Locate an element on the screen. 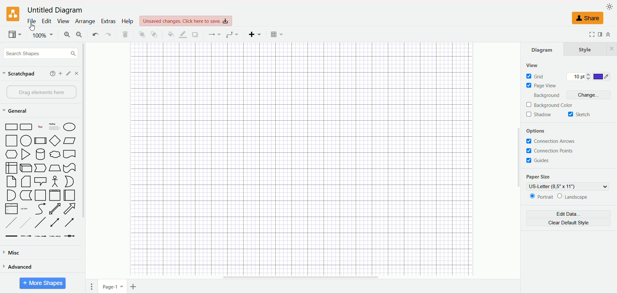 The height and width of the screenshot is (294, 617). Cube is located at coordinates (26, 168).